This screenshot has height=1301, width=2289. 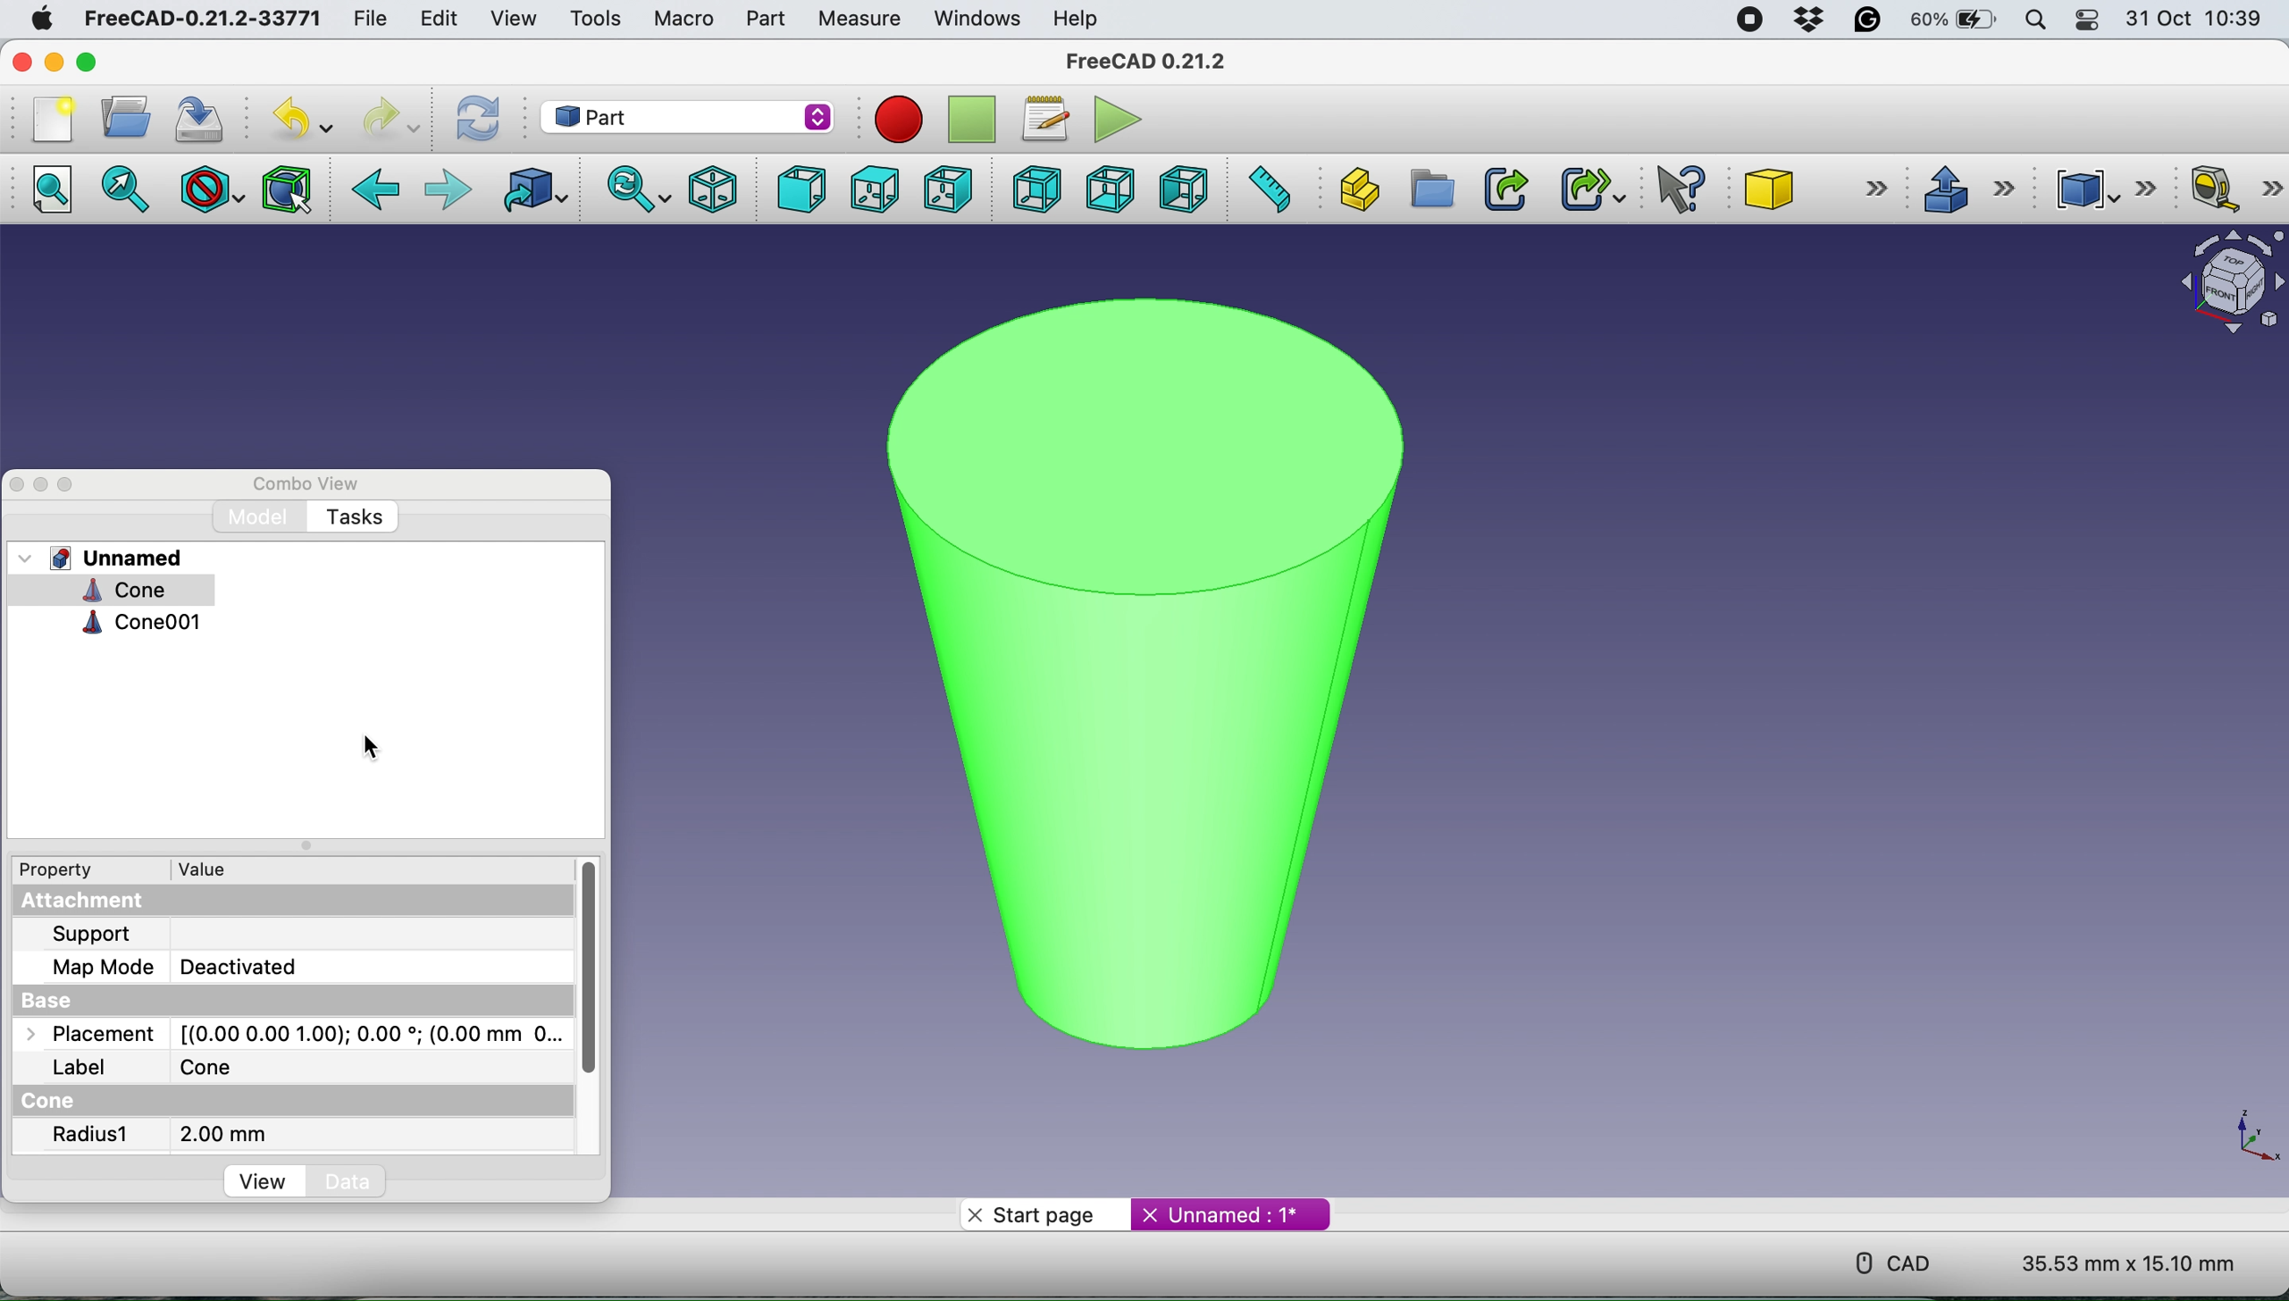 I want to click on isometric view, so click(x=715, y=188).